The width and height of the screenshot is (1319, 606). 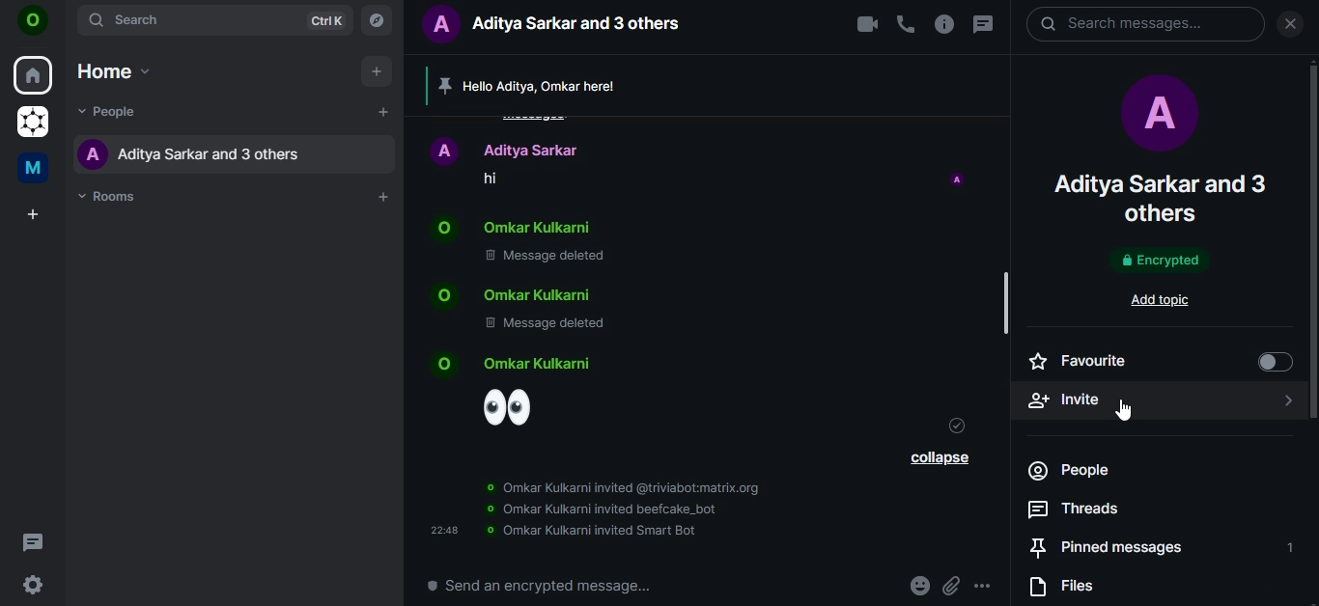 I want to click on  chat messages, so click(x=640, y=163).